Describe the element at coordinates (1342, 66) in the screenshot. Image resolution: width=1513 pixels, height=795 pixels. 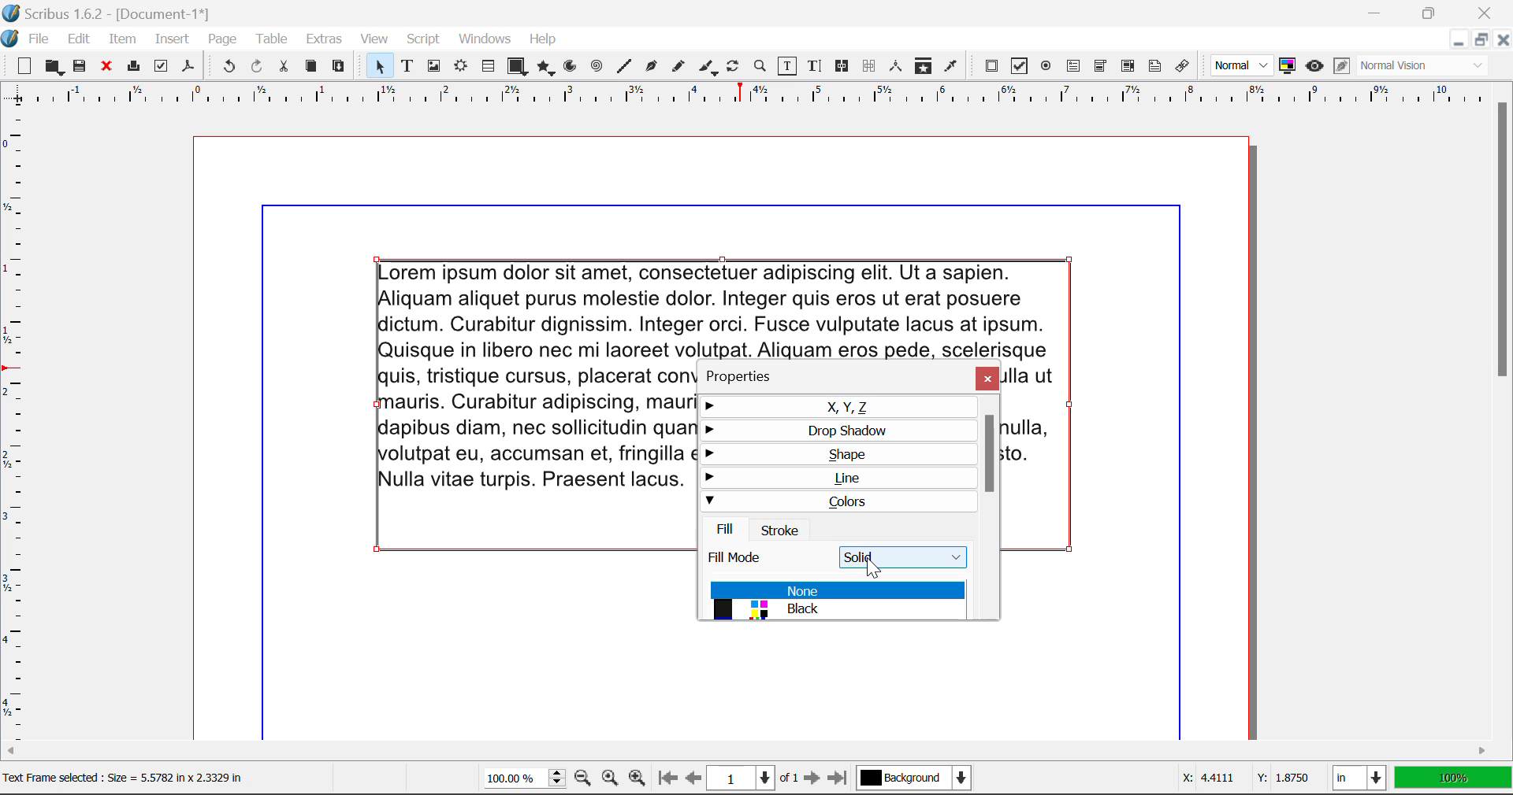
I see `Edit in Preview Mode` at that location.